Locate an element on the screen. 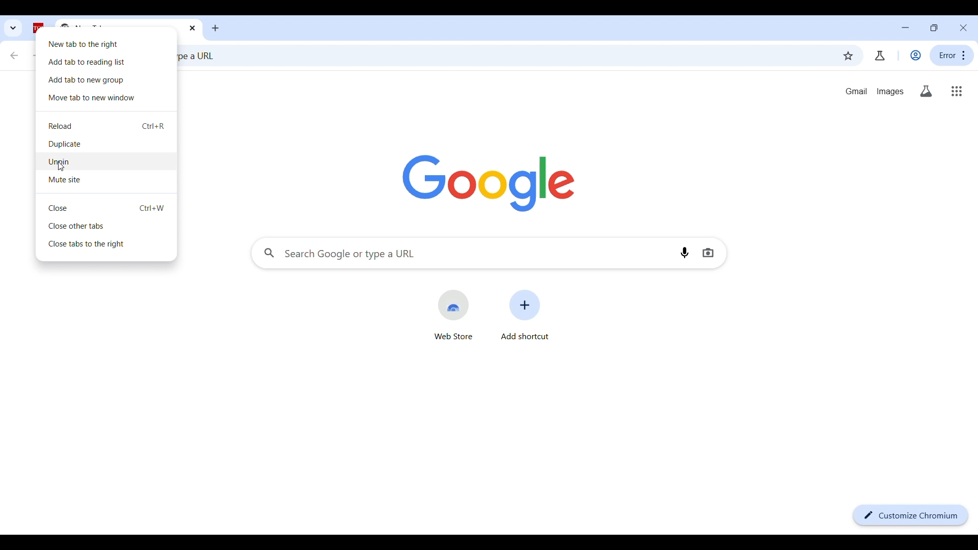 The height and width of the screenshot is (550, 978). Add tab to new group is located at coordinates (106, 80).